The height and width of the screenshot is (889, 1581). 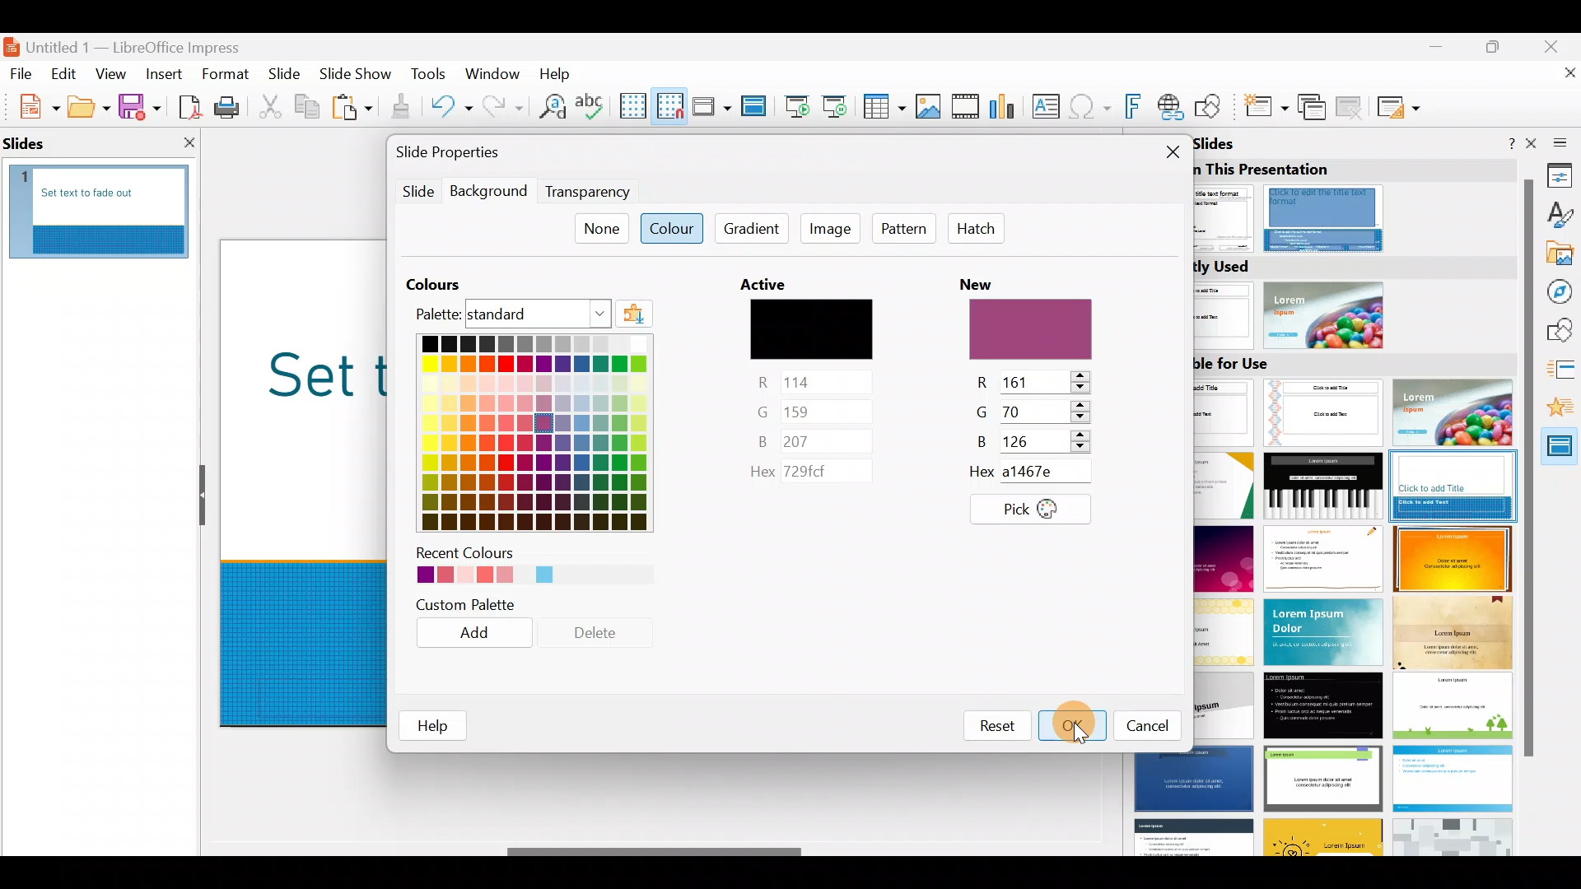 I want to click on Insert hyperlink, so click(x=1172, y=106).